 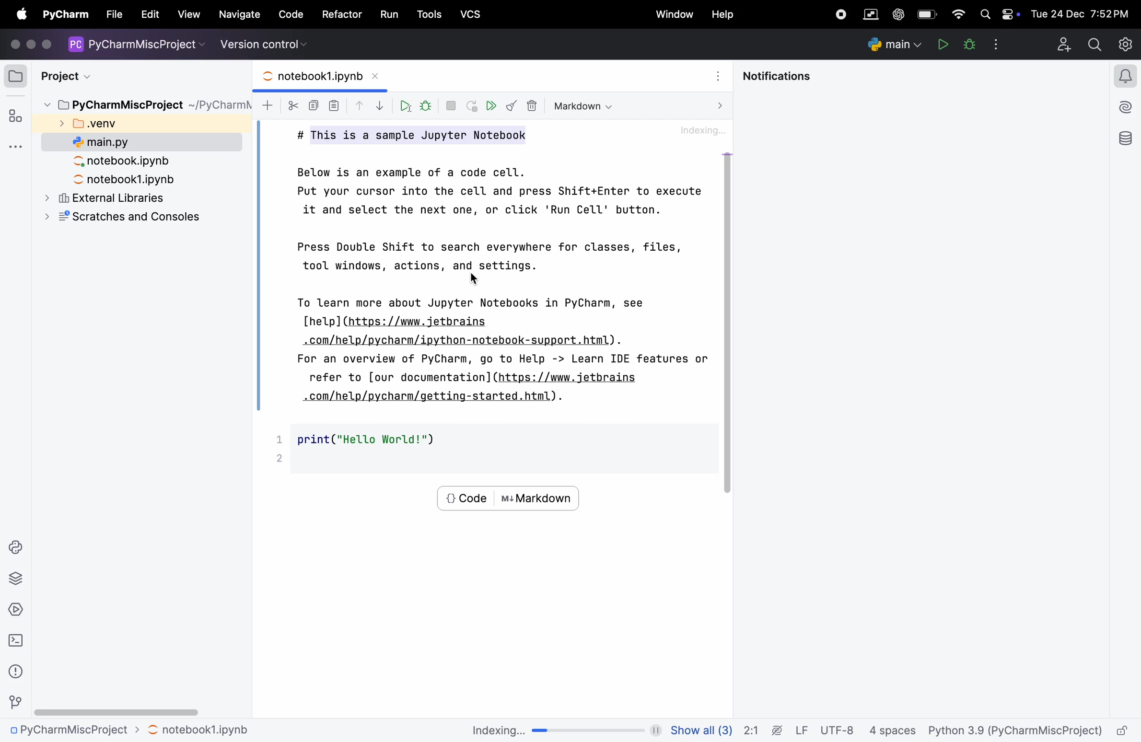 I want to click on file, so click(x=111, y=15).